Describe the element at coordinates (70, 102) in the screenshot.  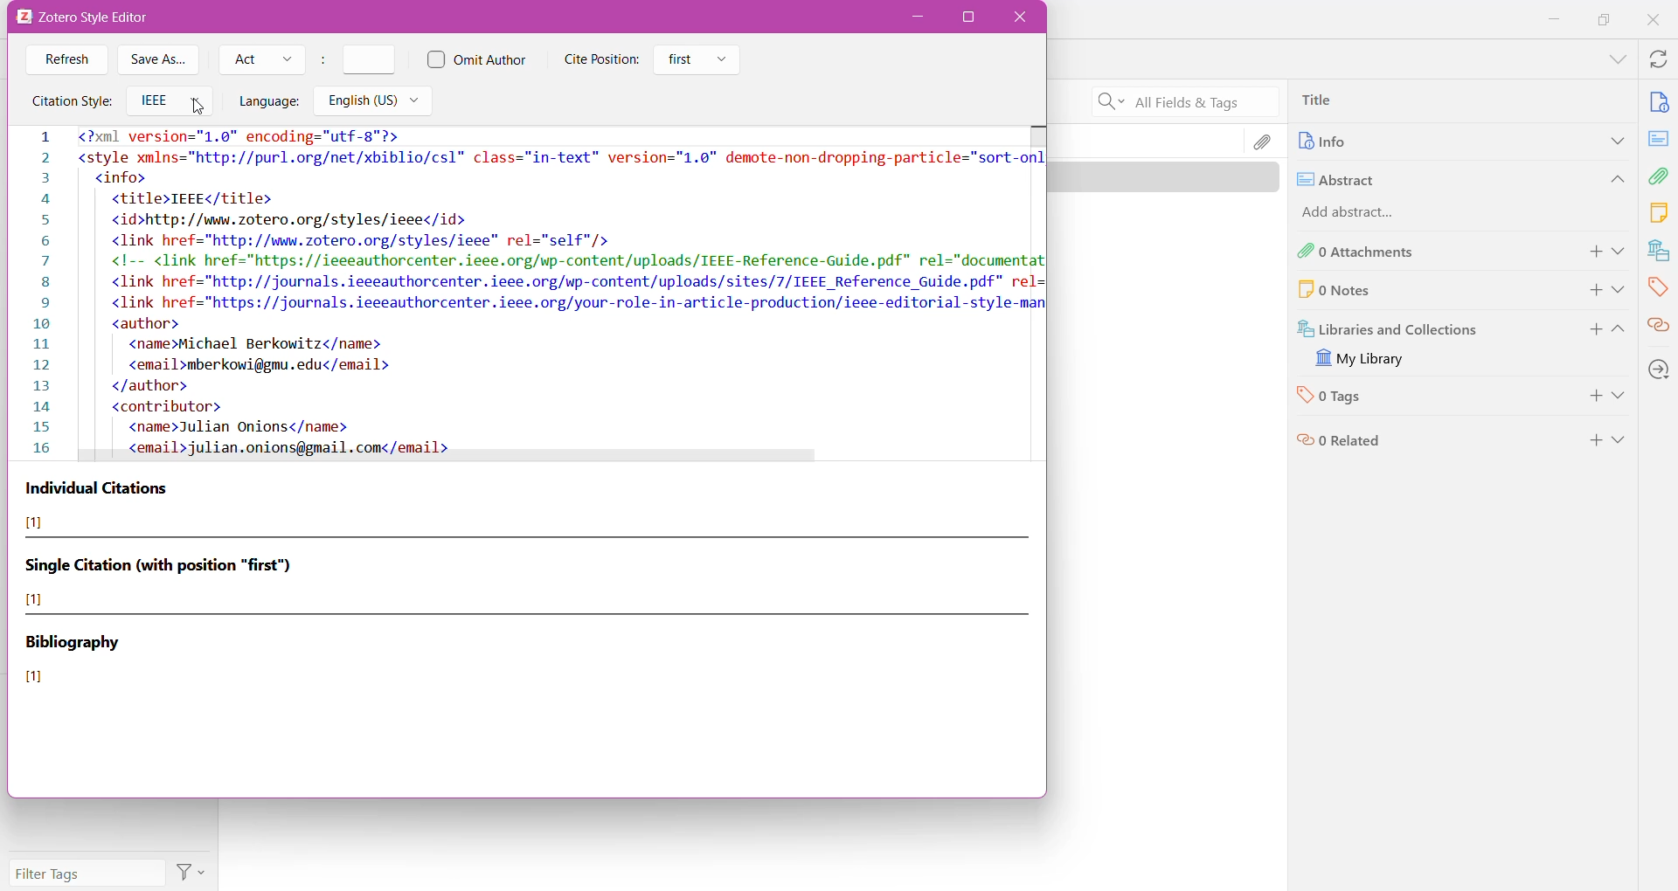
I see `Citation Style` at that location.